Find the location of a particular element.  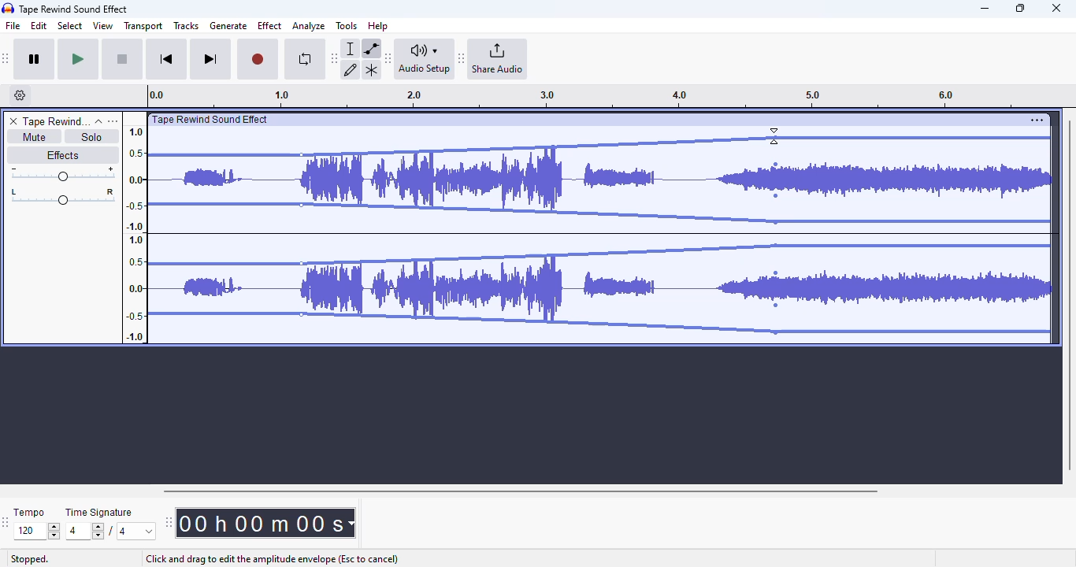

play is located at coordinates (78, 60).